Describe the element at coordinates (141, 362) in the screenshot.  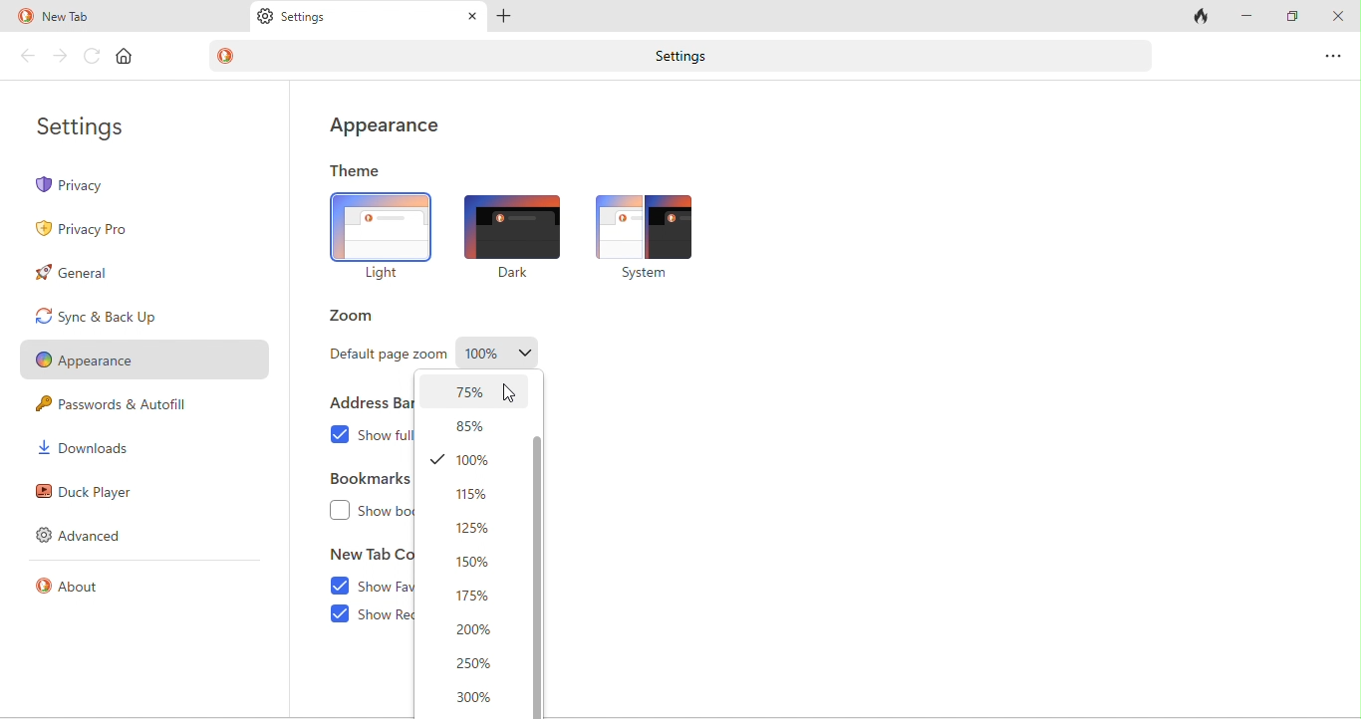
I see `appearance` at that location.